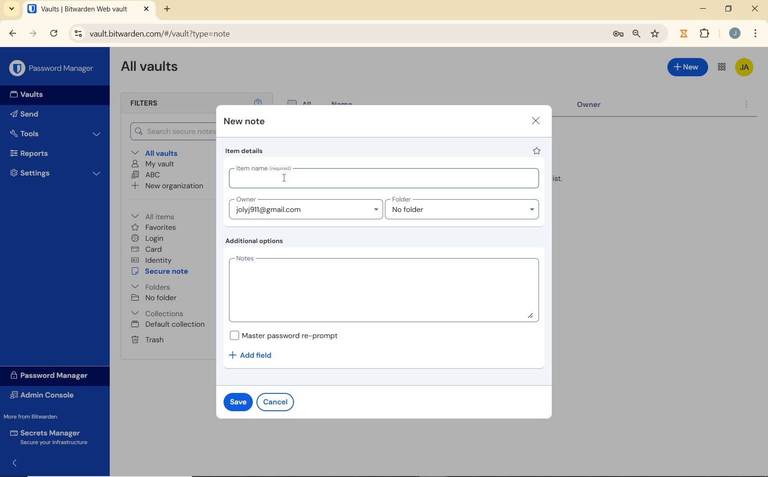  What do you see at coordinates (688, 69) in the screenshot?
I see `New` at bounding box center [688, 69].